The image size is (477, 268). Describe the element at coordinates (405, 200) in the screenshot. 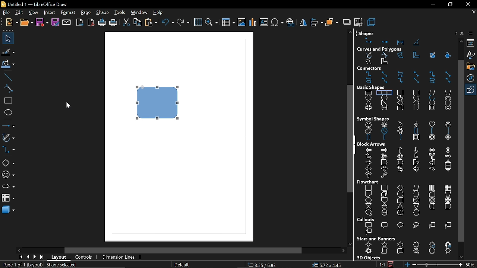

I see `flowchart` at that location.